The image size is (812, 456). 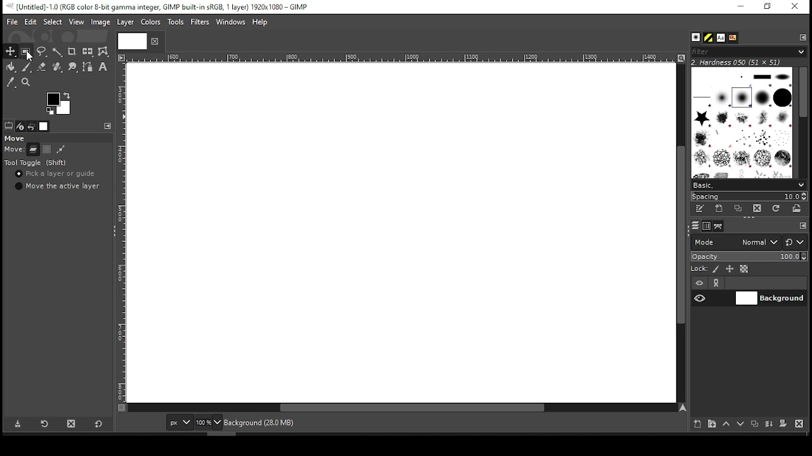 What do you see at coordinates (19, 423) in the screenshot?
I see `save tool preset` at bounding box center [19, 423].